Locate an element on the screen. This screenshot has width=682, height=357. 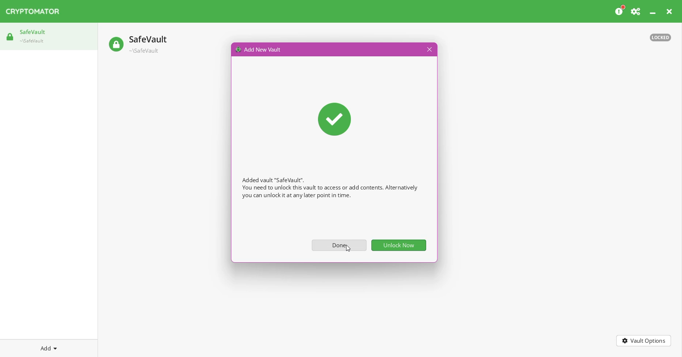
CRYPTOMATOR Application Name is located at coordinates (36, 11).